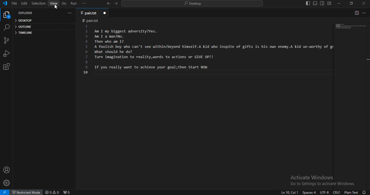  Describe the element at coordinates (26, 13) in the screenshot. I see `explorer` at that location.